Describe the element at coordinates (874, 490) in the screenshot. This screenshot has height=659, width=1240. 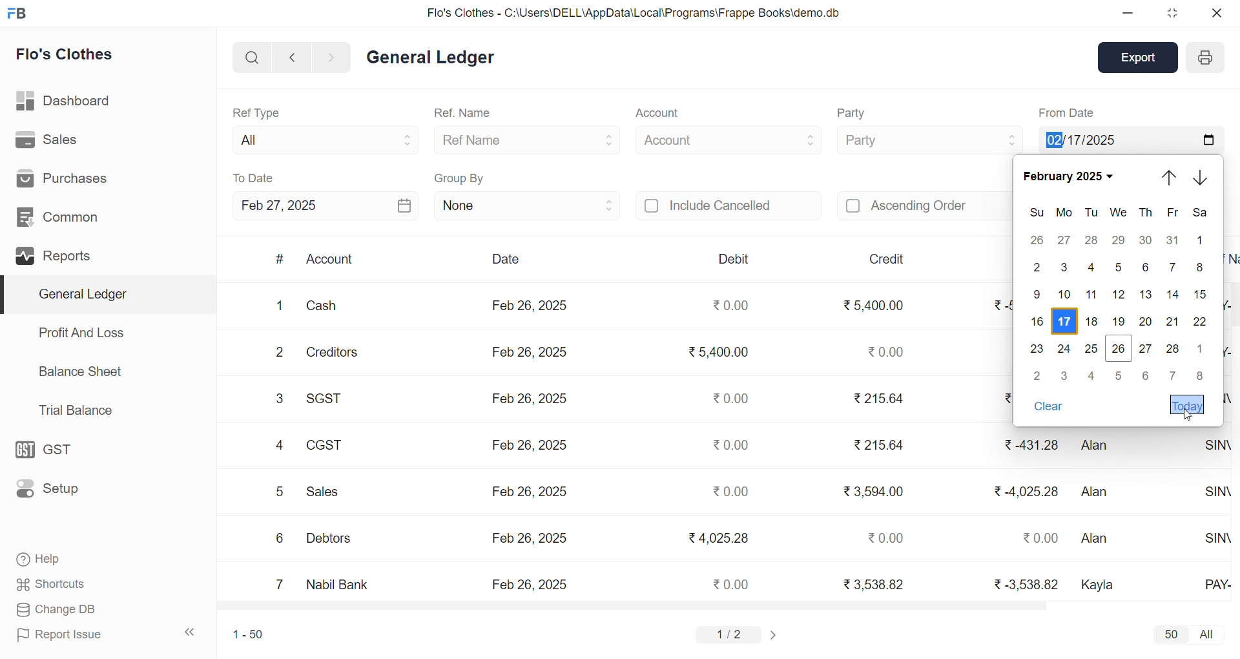
I see `₹ 3,594.00` at that location.